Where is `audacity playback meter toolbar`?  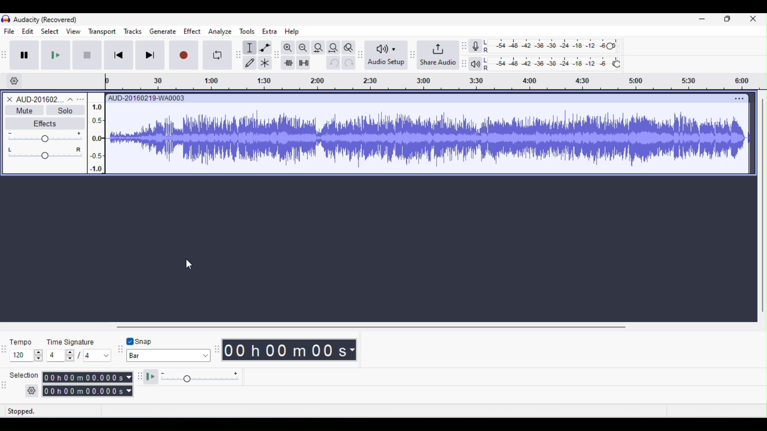 audacity playback meter toolbar is located at coordinates (466, 63).